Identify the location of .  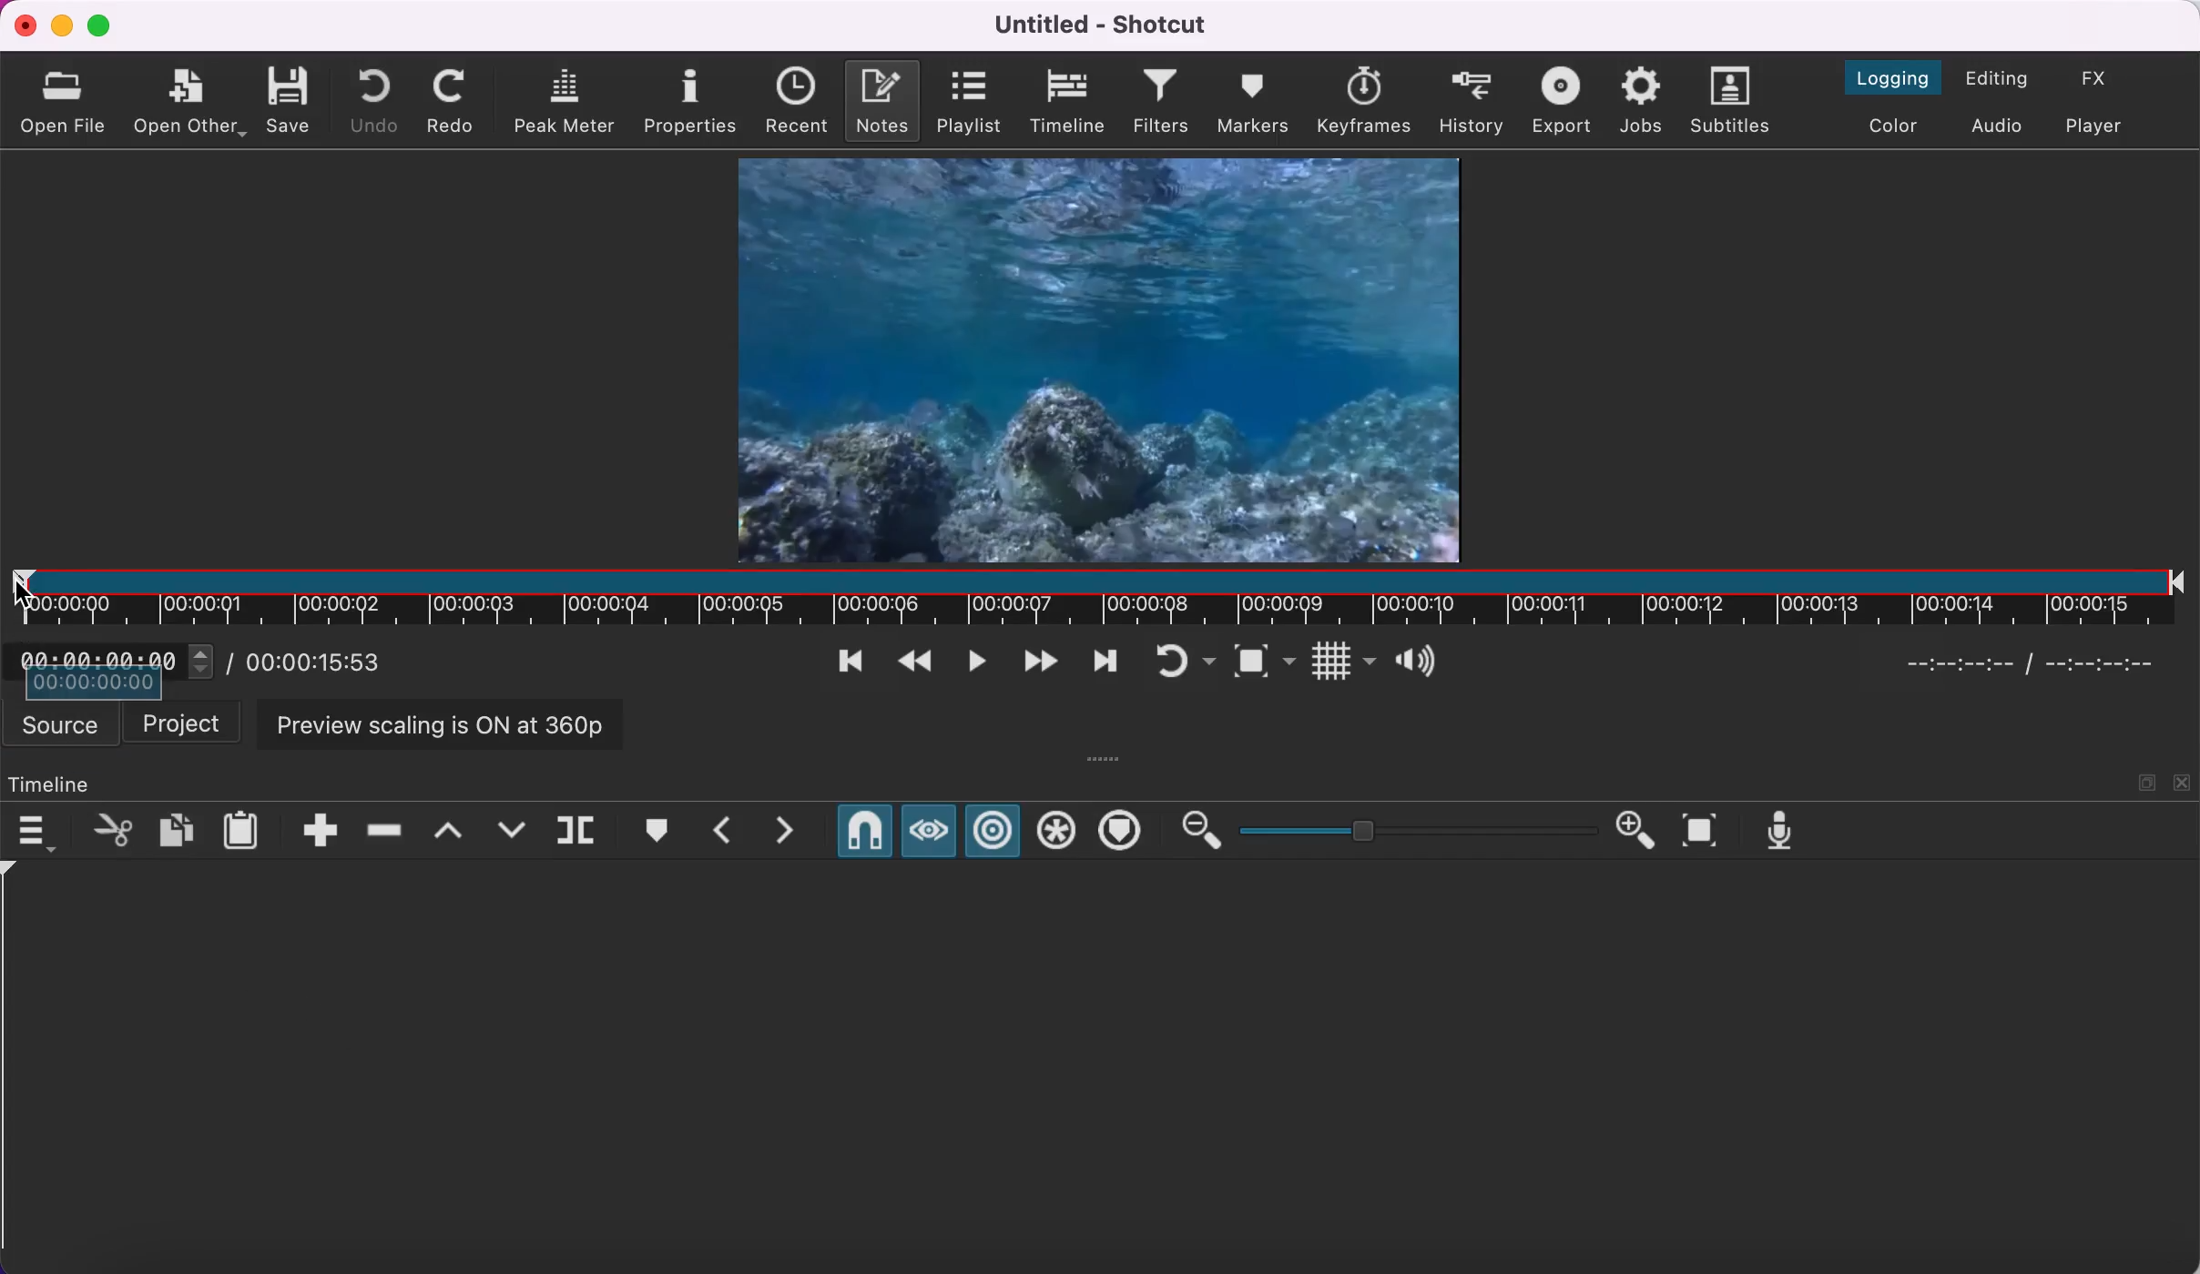
(1342, 662).